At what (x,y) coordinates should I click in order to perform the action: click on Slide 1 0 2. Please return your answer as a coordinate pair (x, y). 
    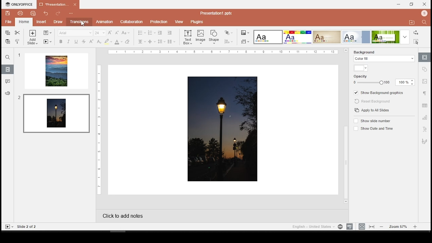
    Looking at the image, I should click on (31, 226).